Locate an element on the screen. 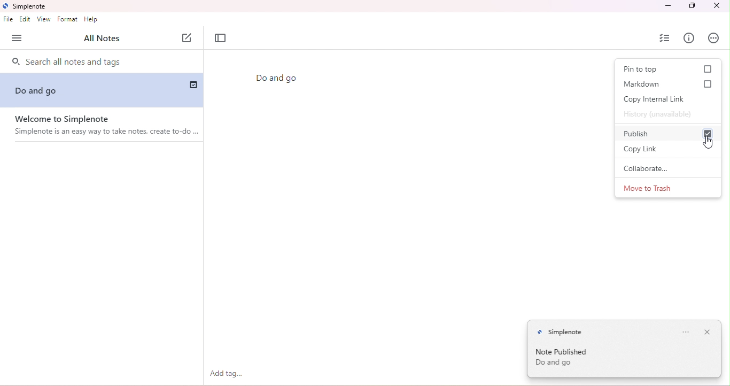  search notes and tags is located at coordinates (101, 63).